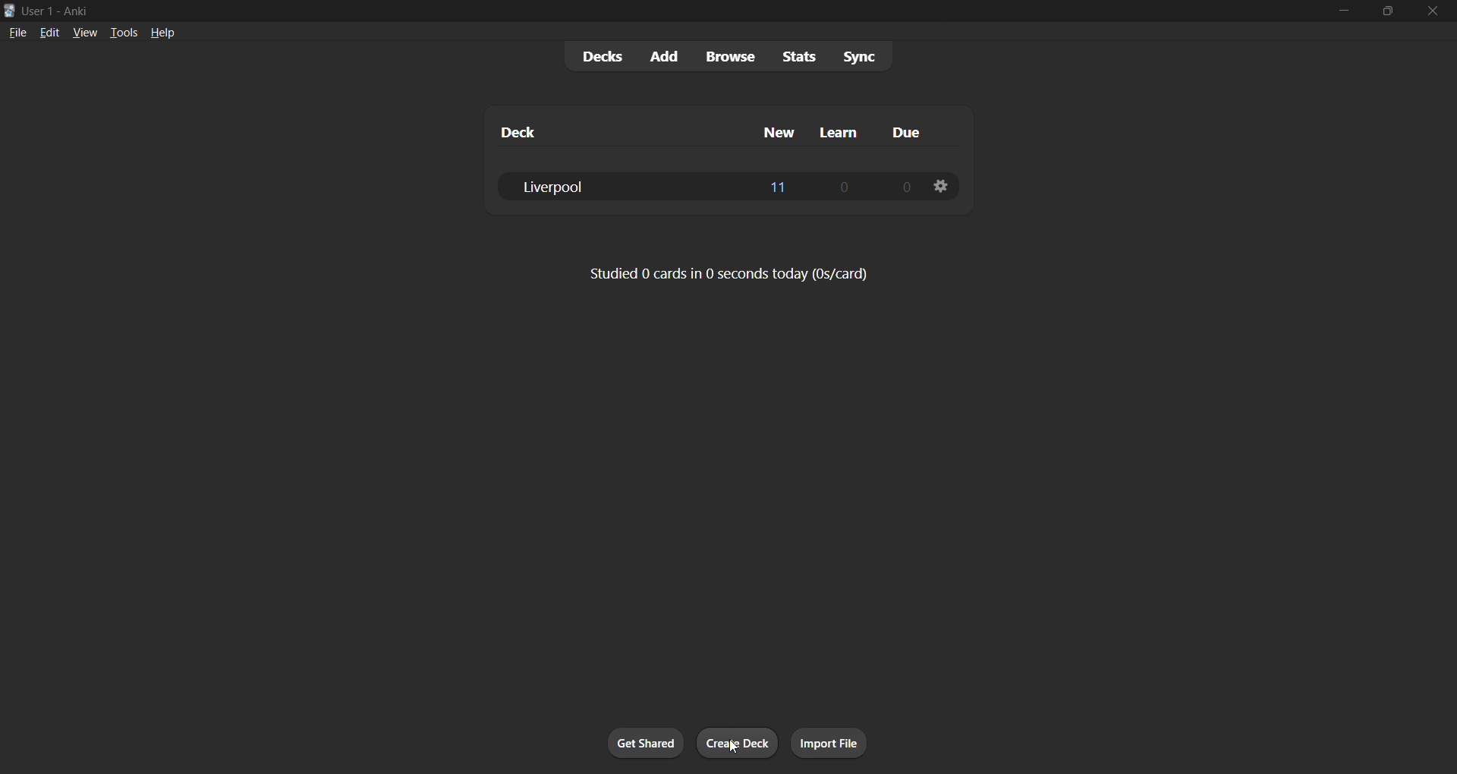 Image resolution: width=1457 pixels, height=774 pixels. What do you see at coordinates (613, 132) in the screenshot?
I see `deck column` at bounding box center [613, 132].